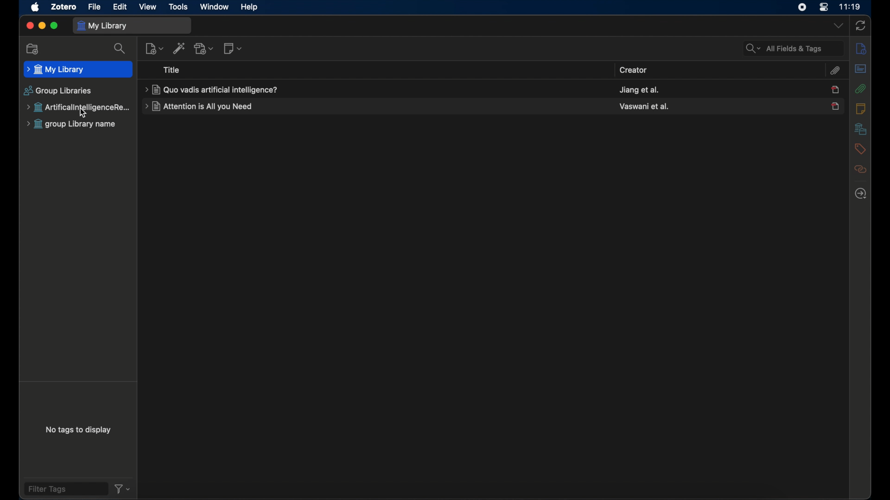 The width and height of the screenshot is (890, 500). What do you see at coordinates (173, 70) in the screenshot?
I see `title` at bounding box center [173, 70].